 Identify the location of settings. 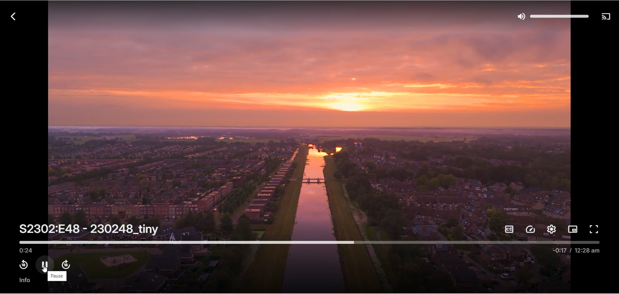
(551, 230).